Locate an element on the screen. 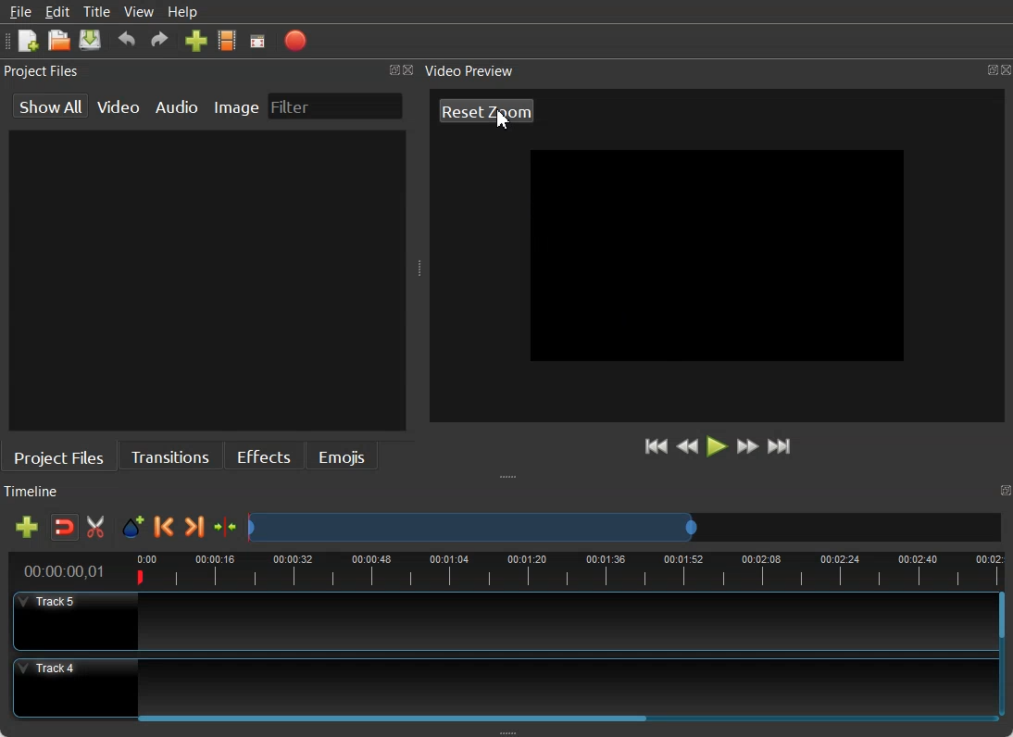  Import Files is located at coordinates (198, 41).